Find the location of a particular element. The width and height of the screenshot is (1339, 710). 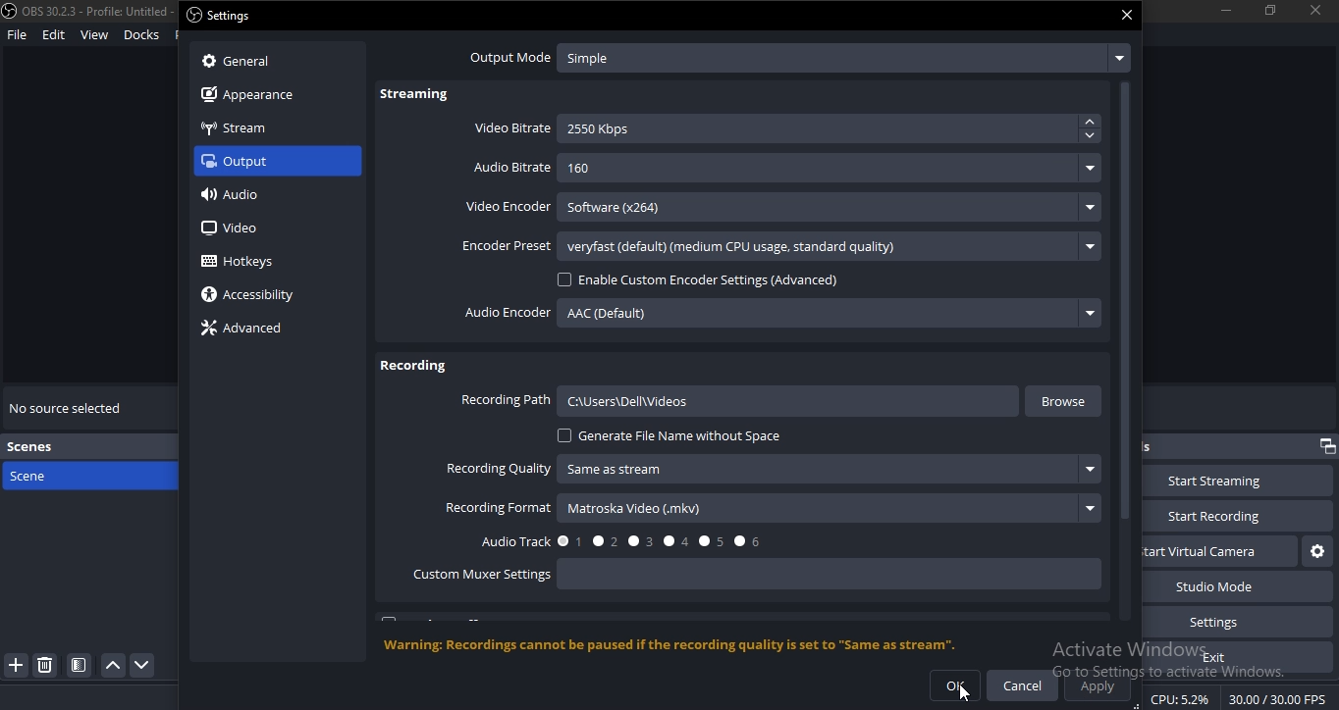

audio is located at coordinates (238, 194).